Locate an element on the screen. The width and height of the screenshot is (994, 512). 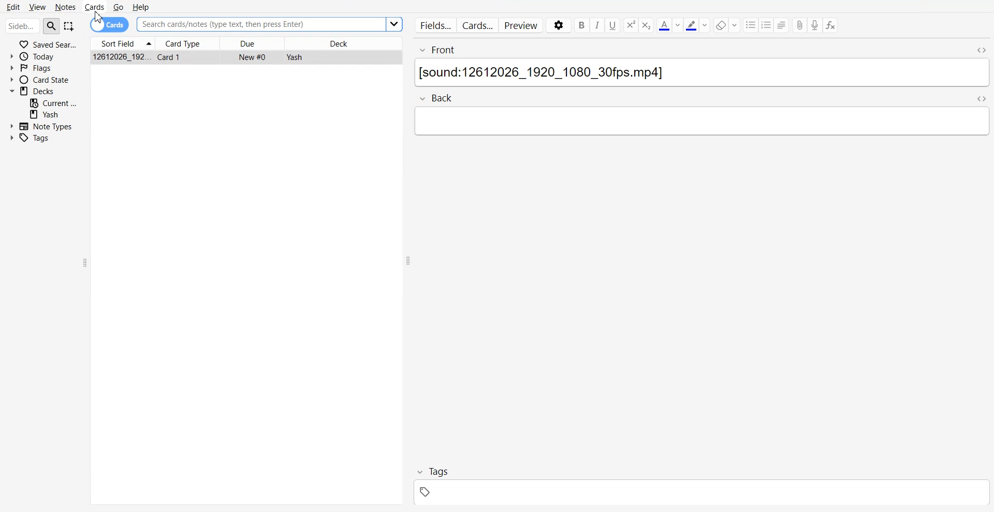
Search bar is located at coordinates (22, 27).